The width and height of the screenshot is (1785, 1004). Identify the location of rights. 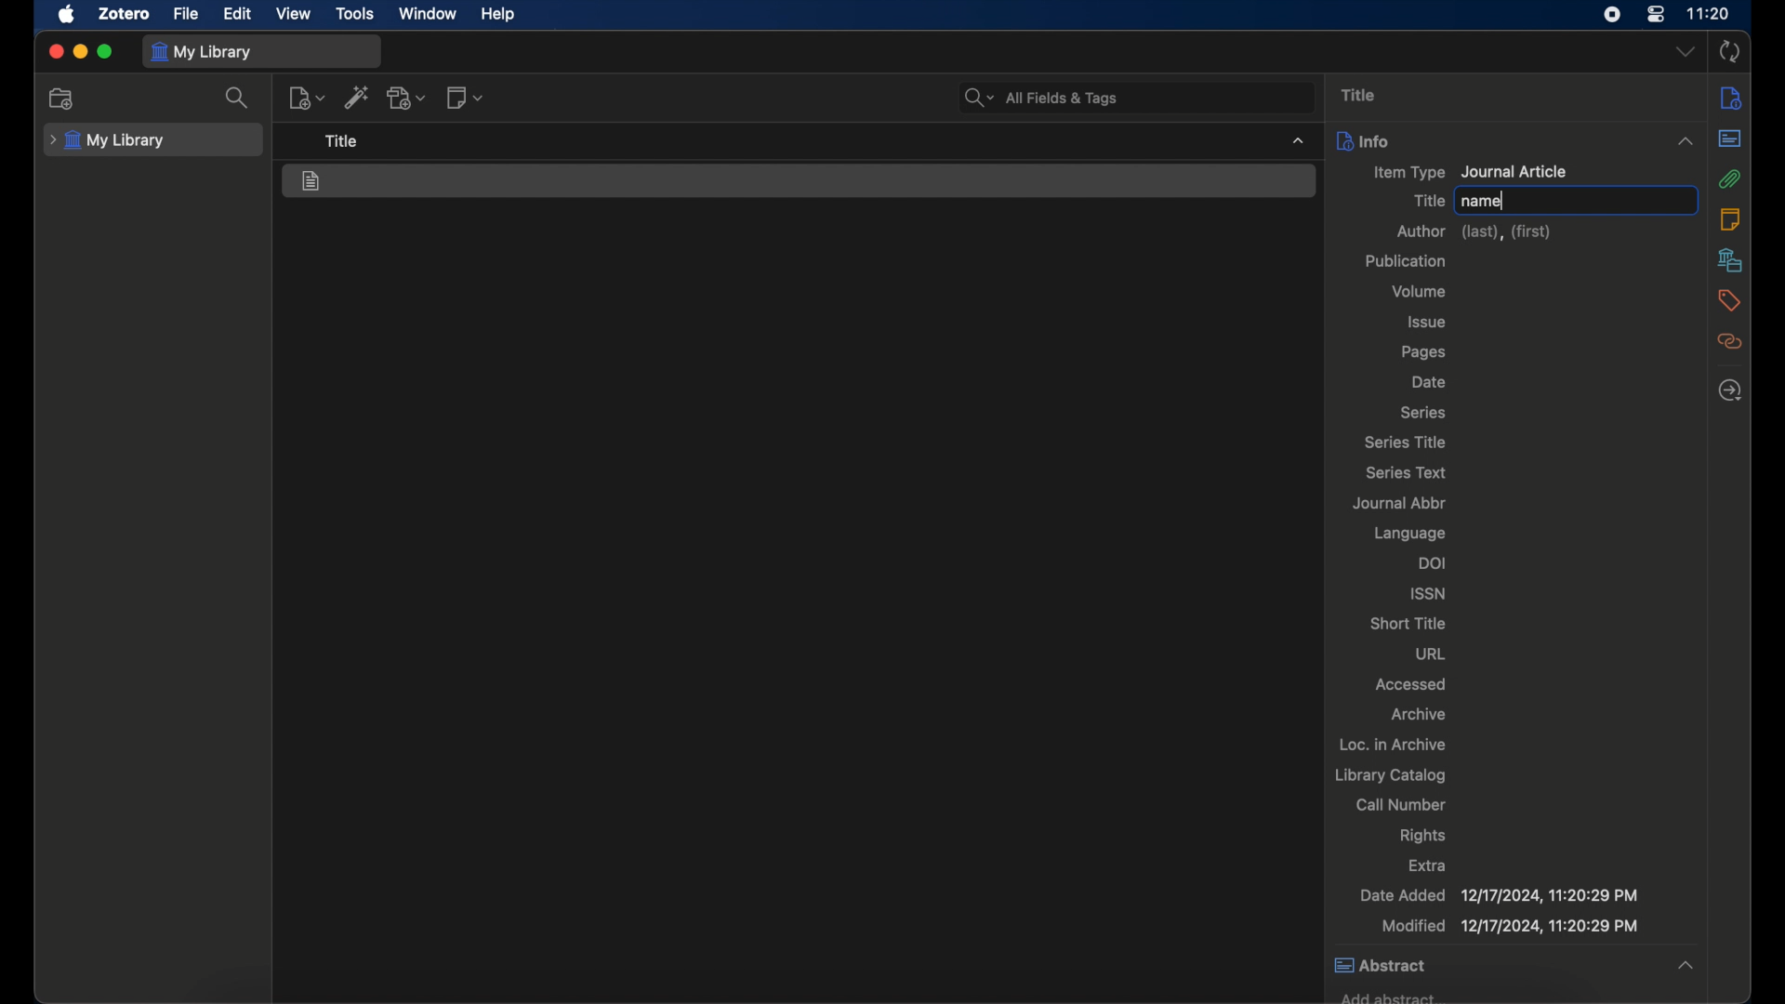
(1423, 836).